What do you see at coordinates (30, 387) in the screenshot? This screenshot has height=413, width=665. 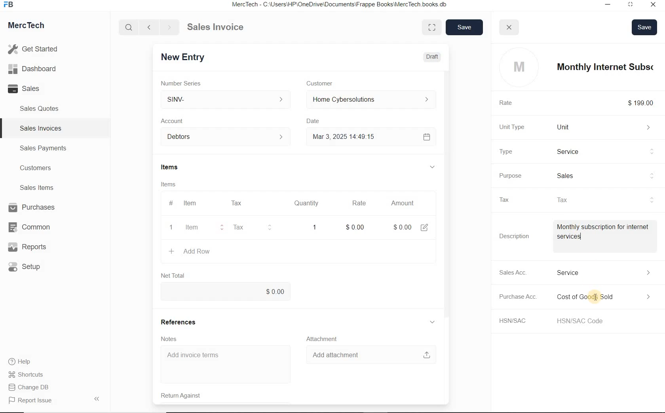 I see `Change DB` at bounding box center [30, 387].